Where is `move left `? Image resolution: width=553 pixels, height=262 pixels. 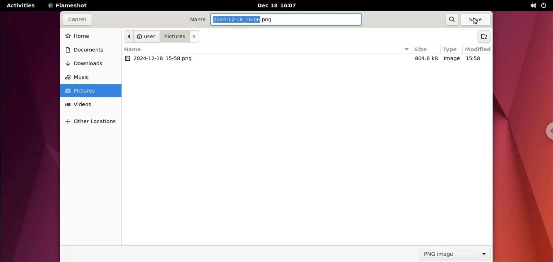
move left  is located at coordinates (130, 37).